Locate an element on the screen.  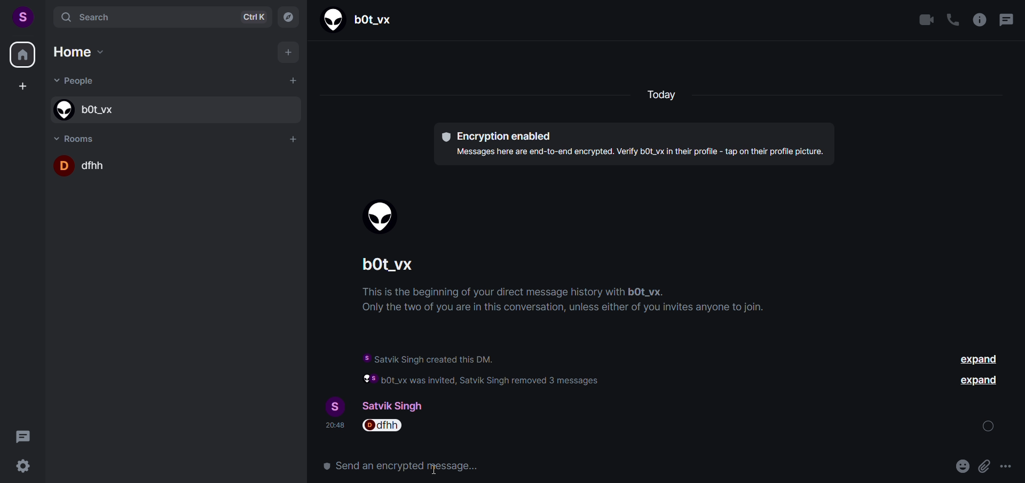
room is located at coordinates (78, 137).